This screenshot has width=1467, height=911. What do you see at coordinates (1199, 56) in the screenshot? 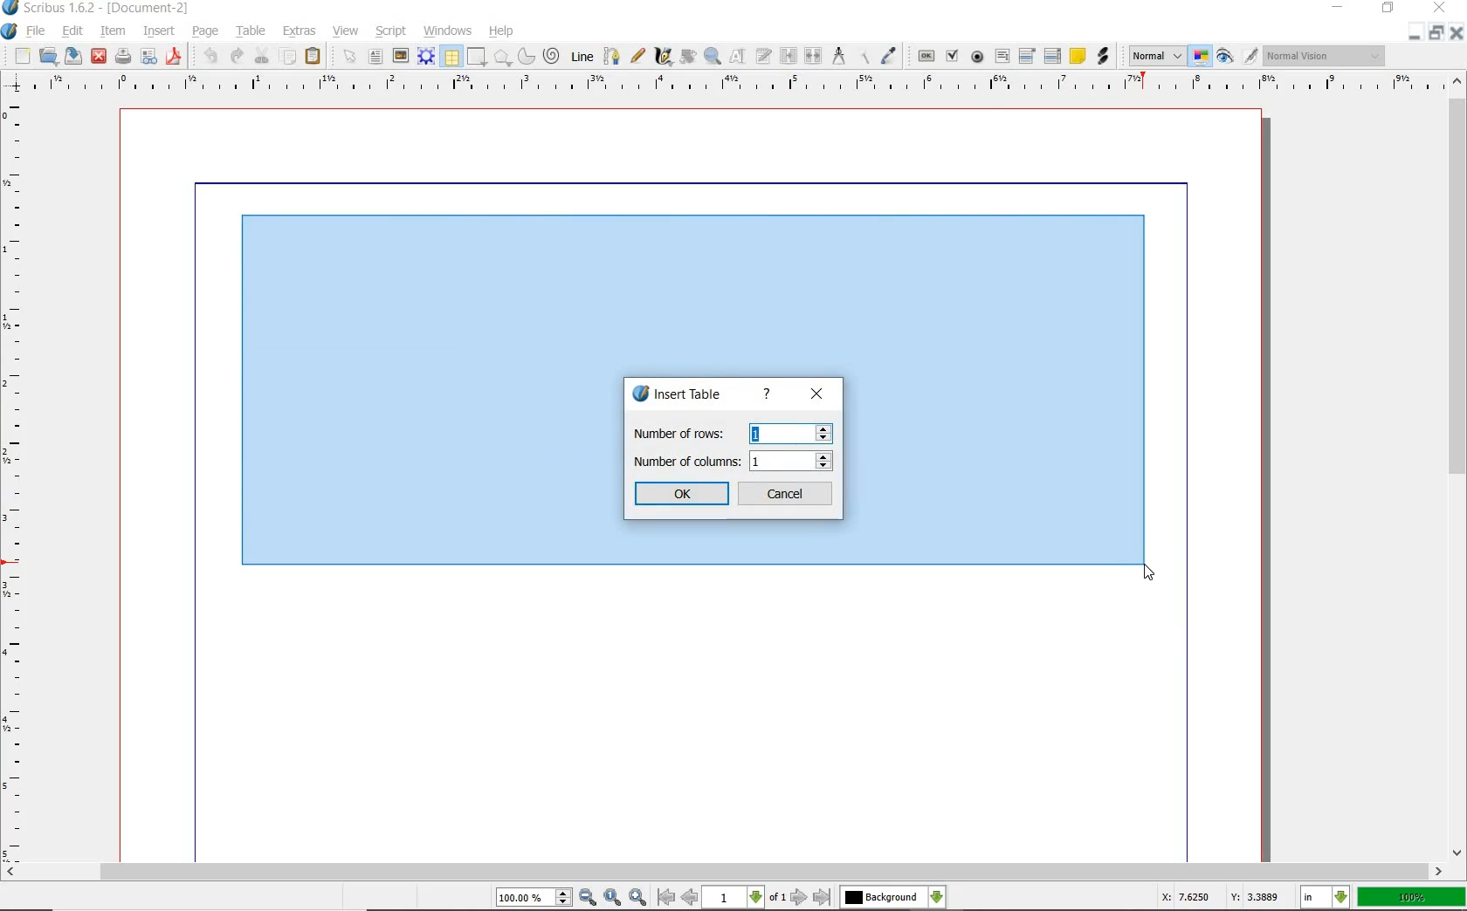
I see `toggle color management mode` at bounding box center [1199, 56].